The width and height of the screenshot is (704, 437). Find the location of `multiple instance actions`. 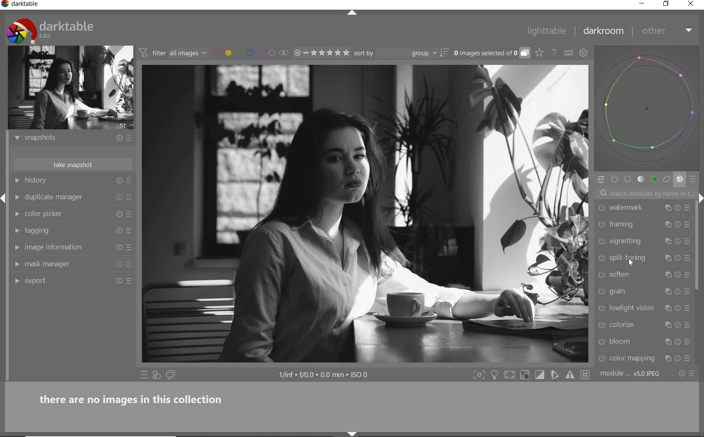

multiple instance actions is located at coordinates (667, 208).